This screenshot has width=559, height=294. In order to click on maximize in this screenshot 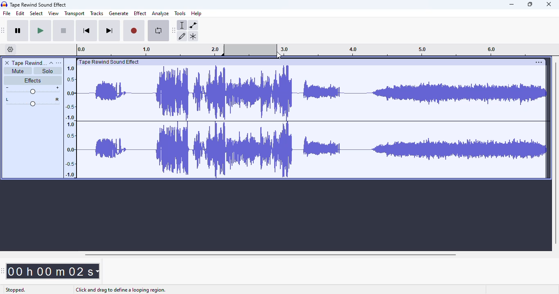, I will do `click(531, 4)`.